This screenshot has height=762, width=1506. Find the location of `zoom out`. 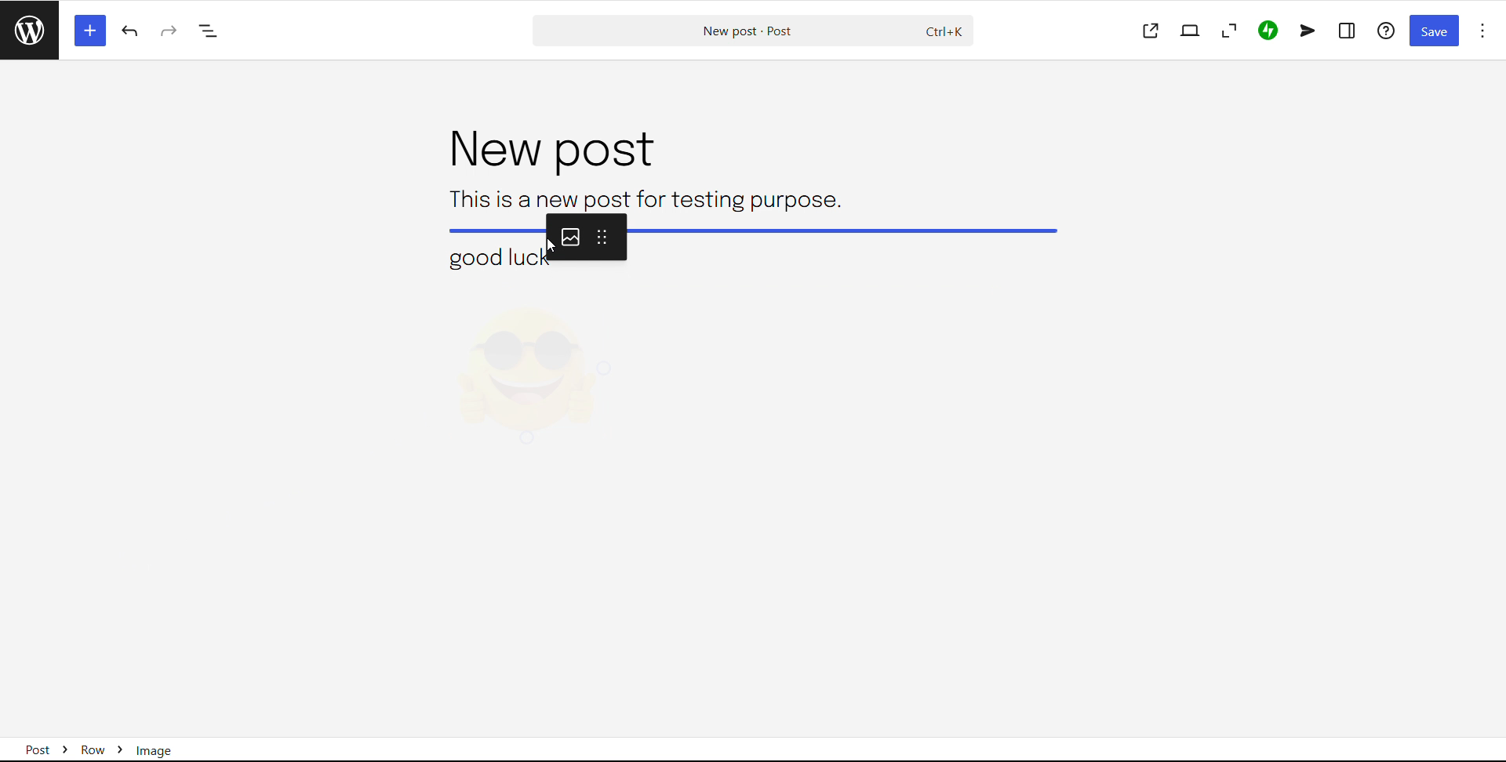

zoom out is located at coordinates (1228, 31).